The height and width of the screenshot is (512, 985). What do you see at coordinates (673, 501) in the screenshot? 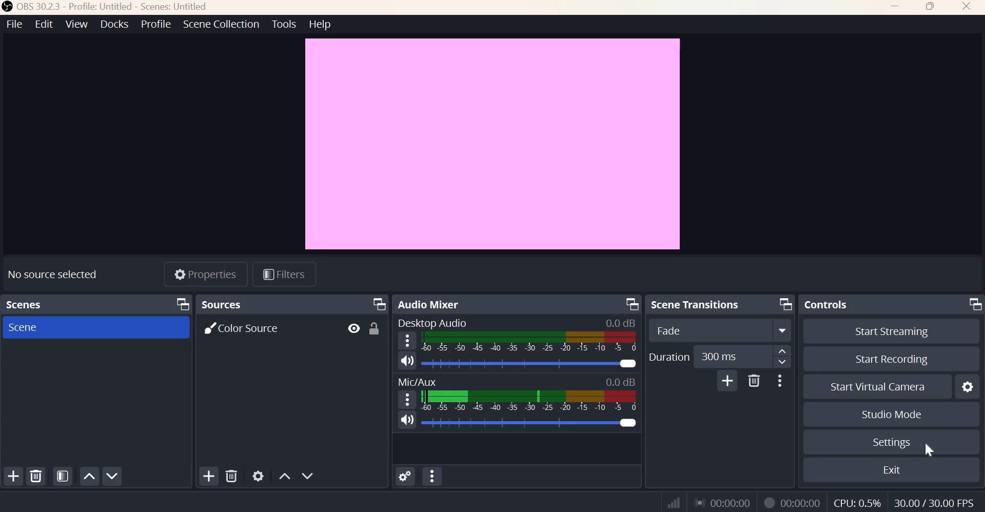
I see `Connection Status Indicator` at bounding box center [673, 501].